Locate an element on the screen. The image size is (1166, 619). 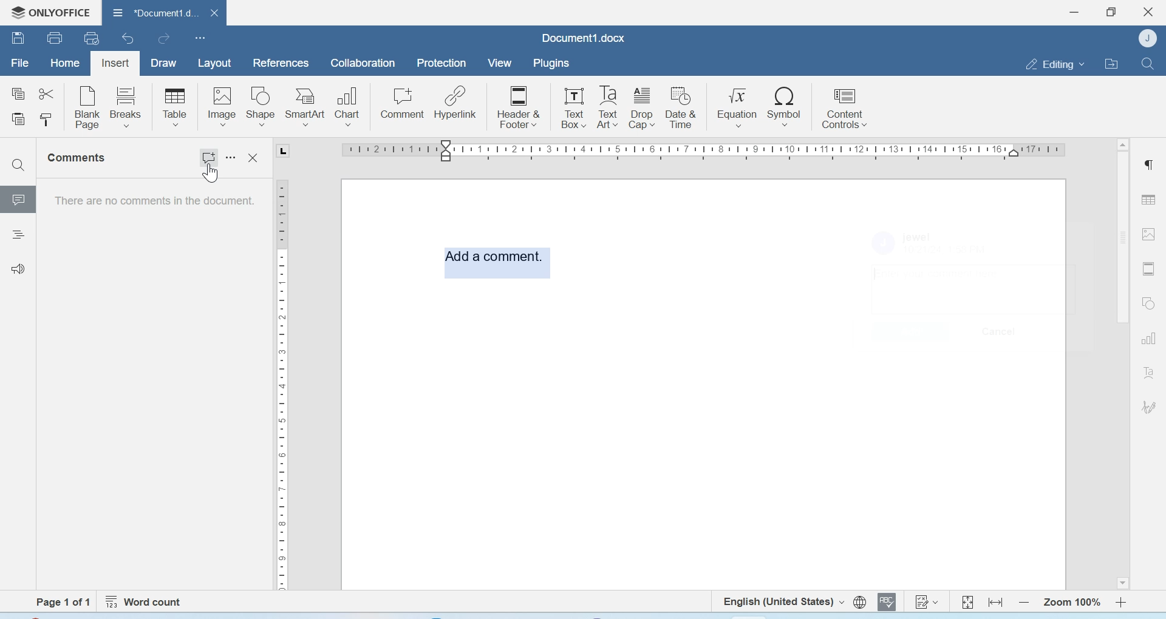
Cut is located at coordinates (46, 93).